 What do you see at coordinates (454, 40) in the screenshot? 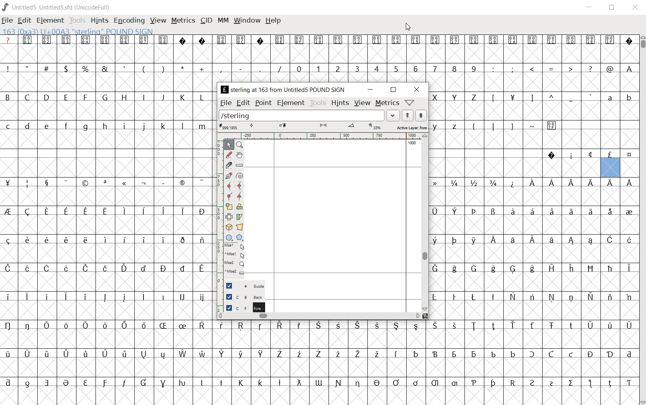
I see `Symbol` at bounding box center [454, 40].